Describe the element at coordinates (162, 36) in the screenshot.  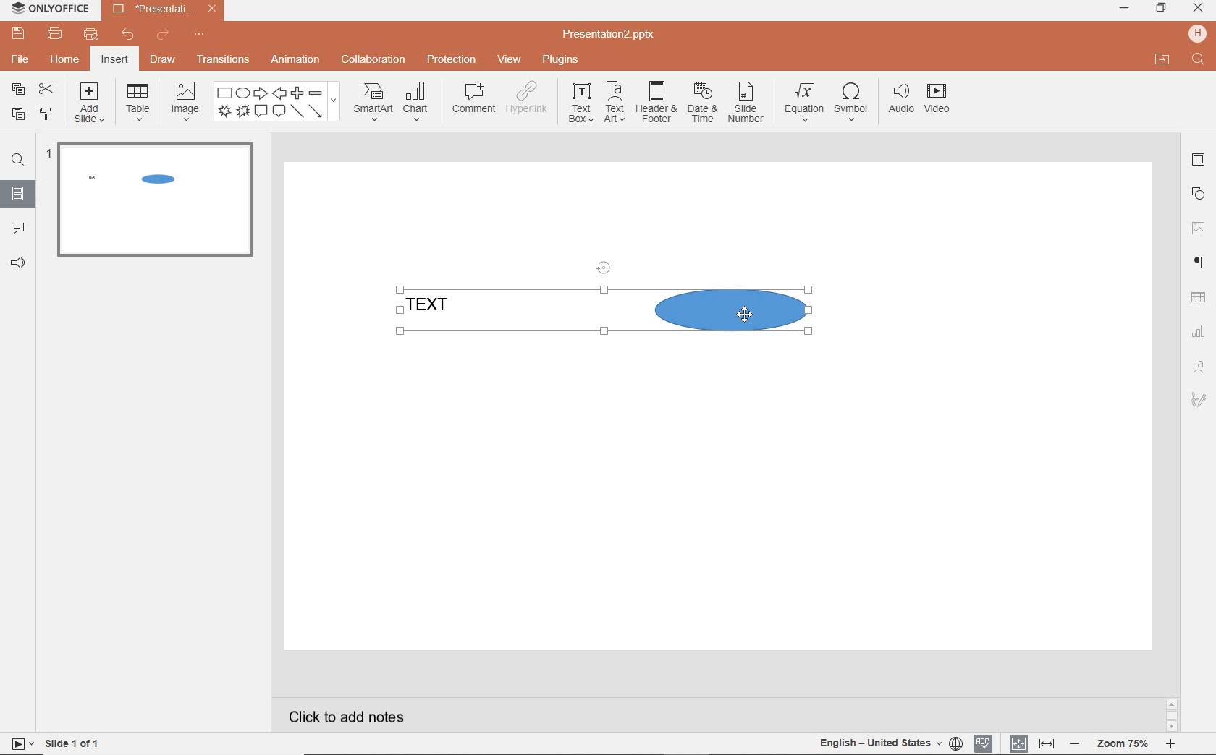
I see `redo` at that location.